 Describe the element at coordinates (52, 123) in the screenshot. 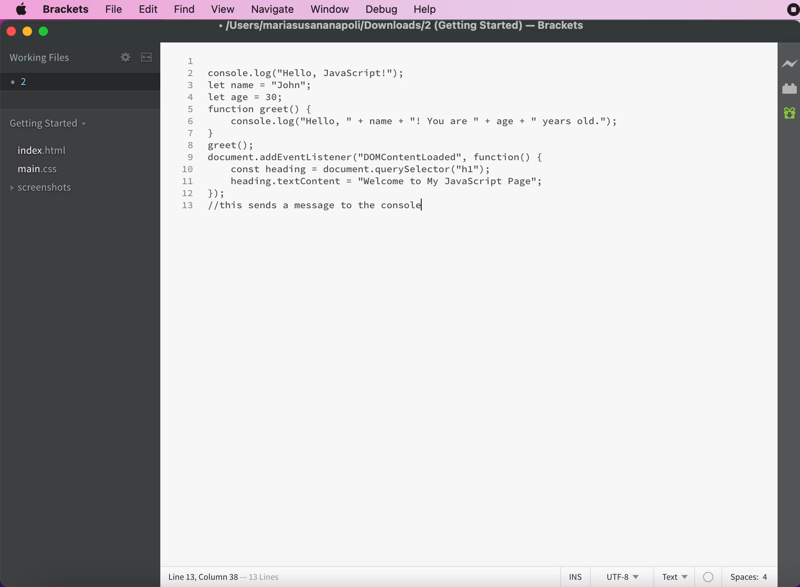

I see `getting started folder` at that location.